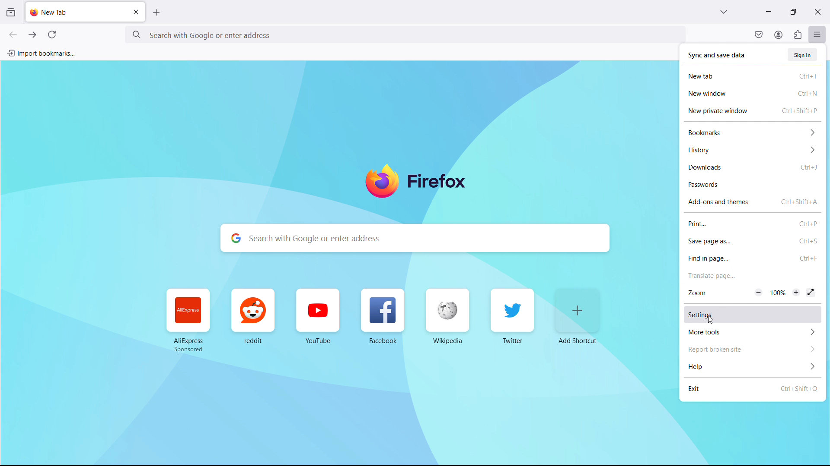 The height and width of the screenshot is (466, 830). I want to click on translate page, so click(752, 275).